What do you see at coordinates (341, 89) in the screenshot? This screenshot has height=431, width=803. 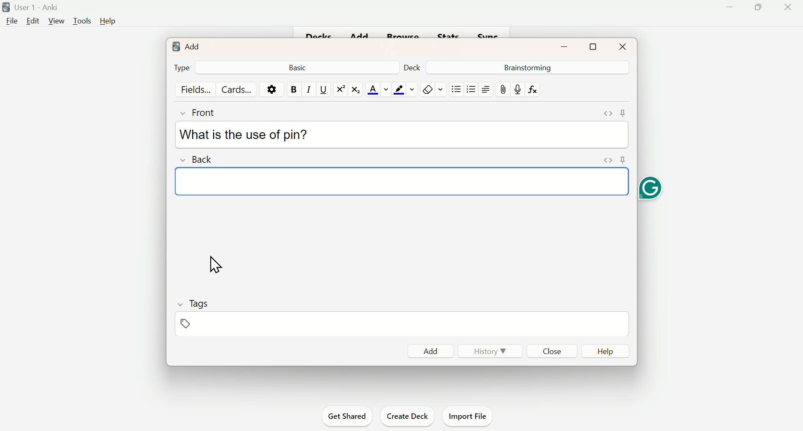 I see `` at bounding box center [341, 89].